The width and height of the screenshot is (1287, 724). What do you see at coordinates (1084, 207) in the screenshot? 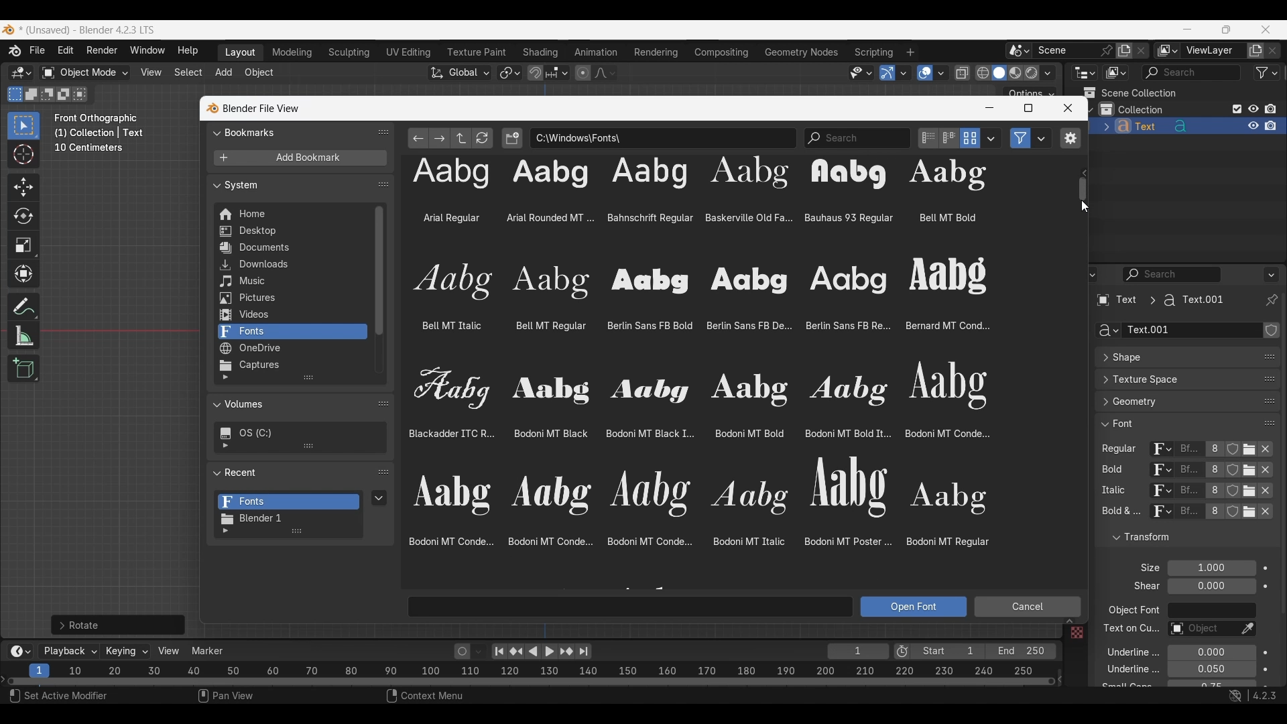
I see `Cursor dragging vertical slide bar` at bounding box center [1084, 207].